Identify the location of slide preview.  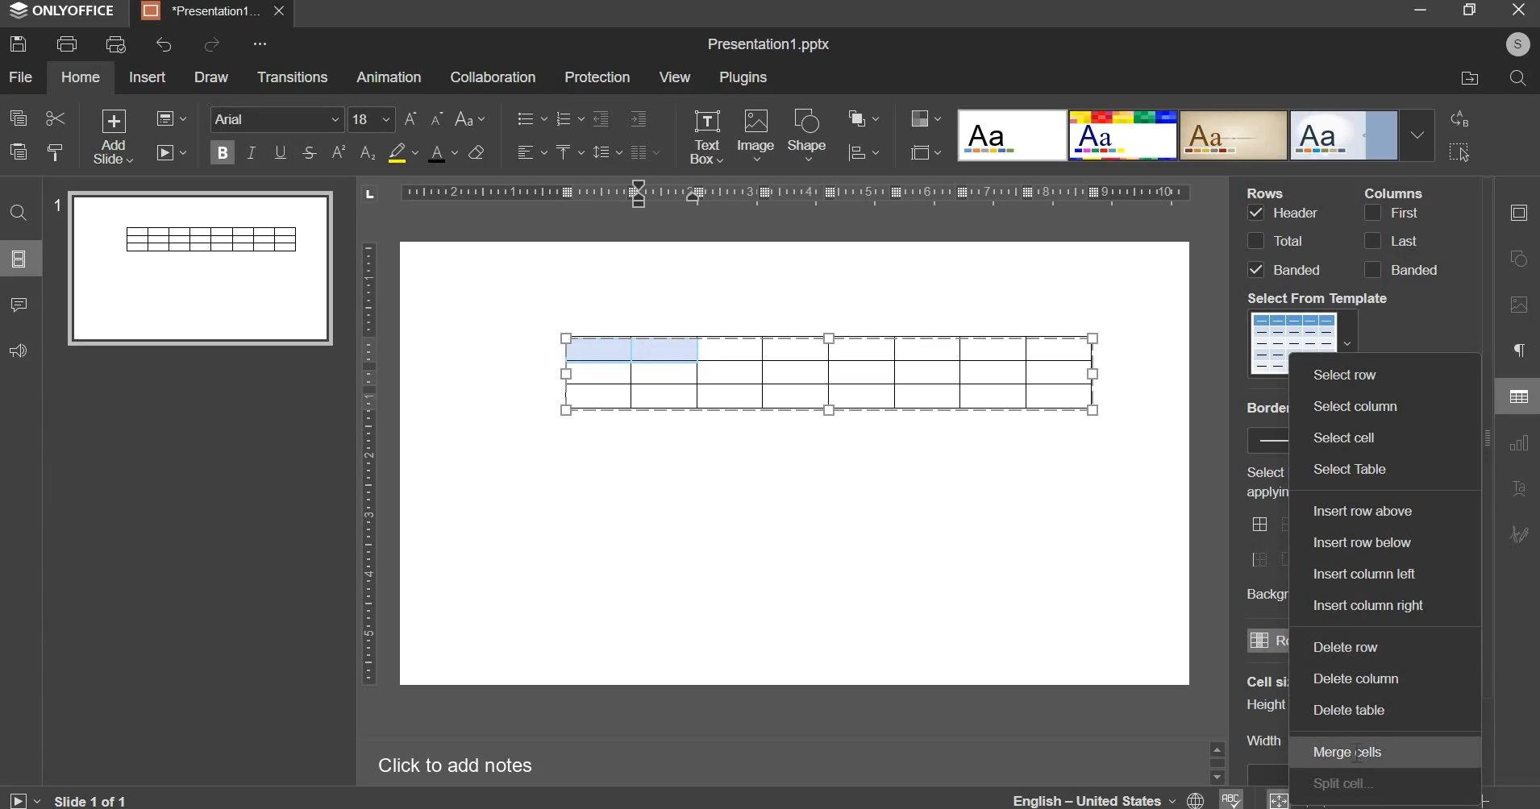
(200, 267).